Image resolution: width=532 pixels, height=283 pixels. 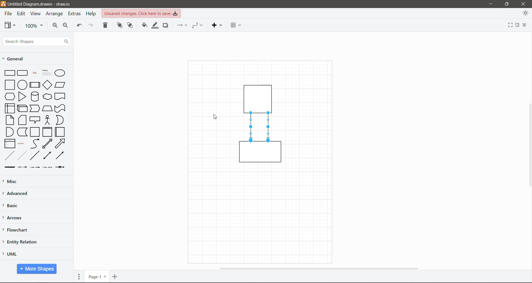 I want to click on List Item, so click(x=22, y=144).